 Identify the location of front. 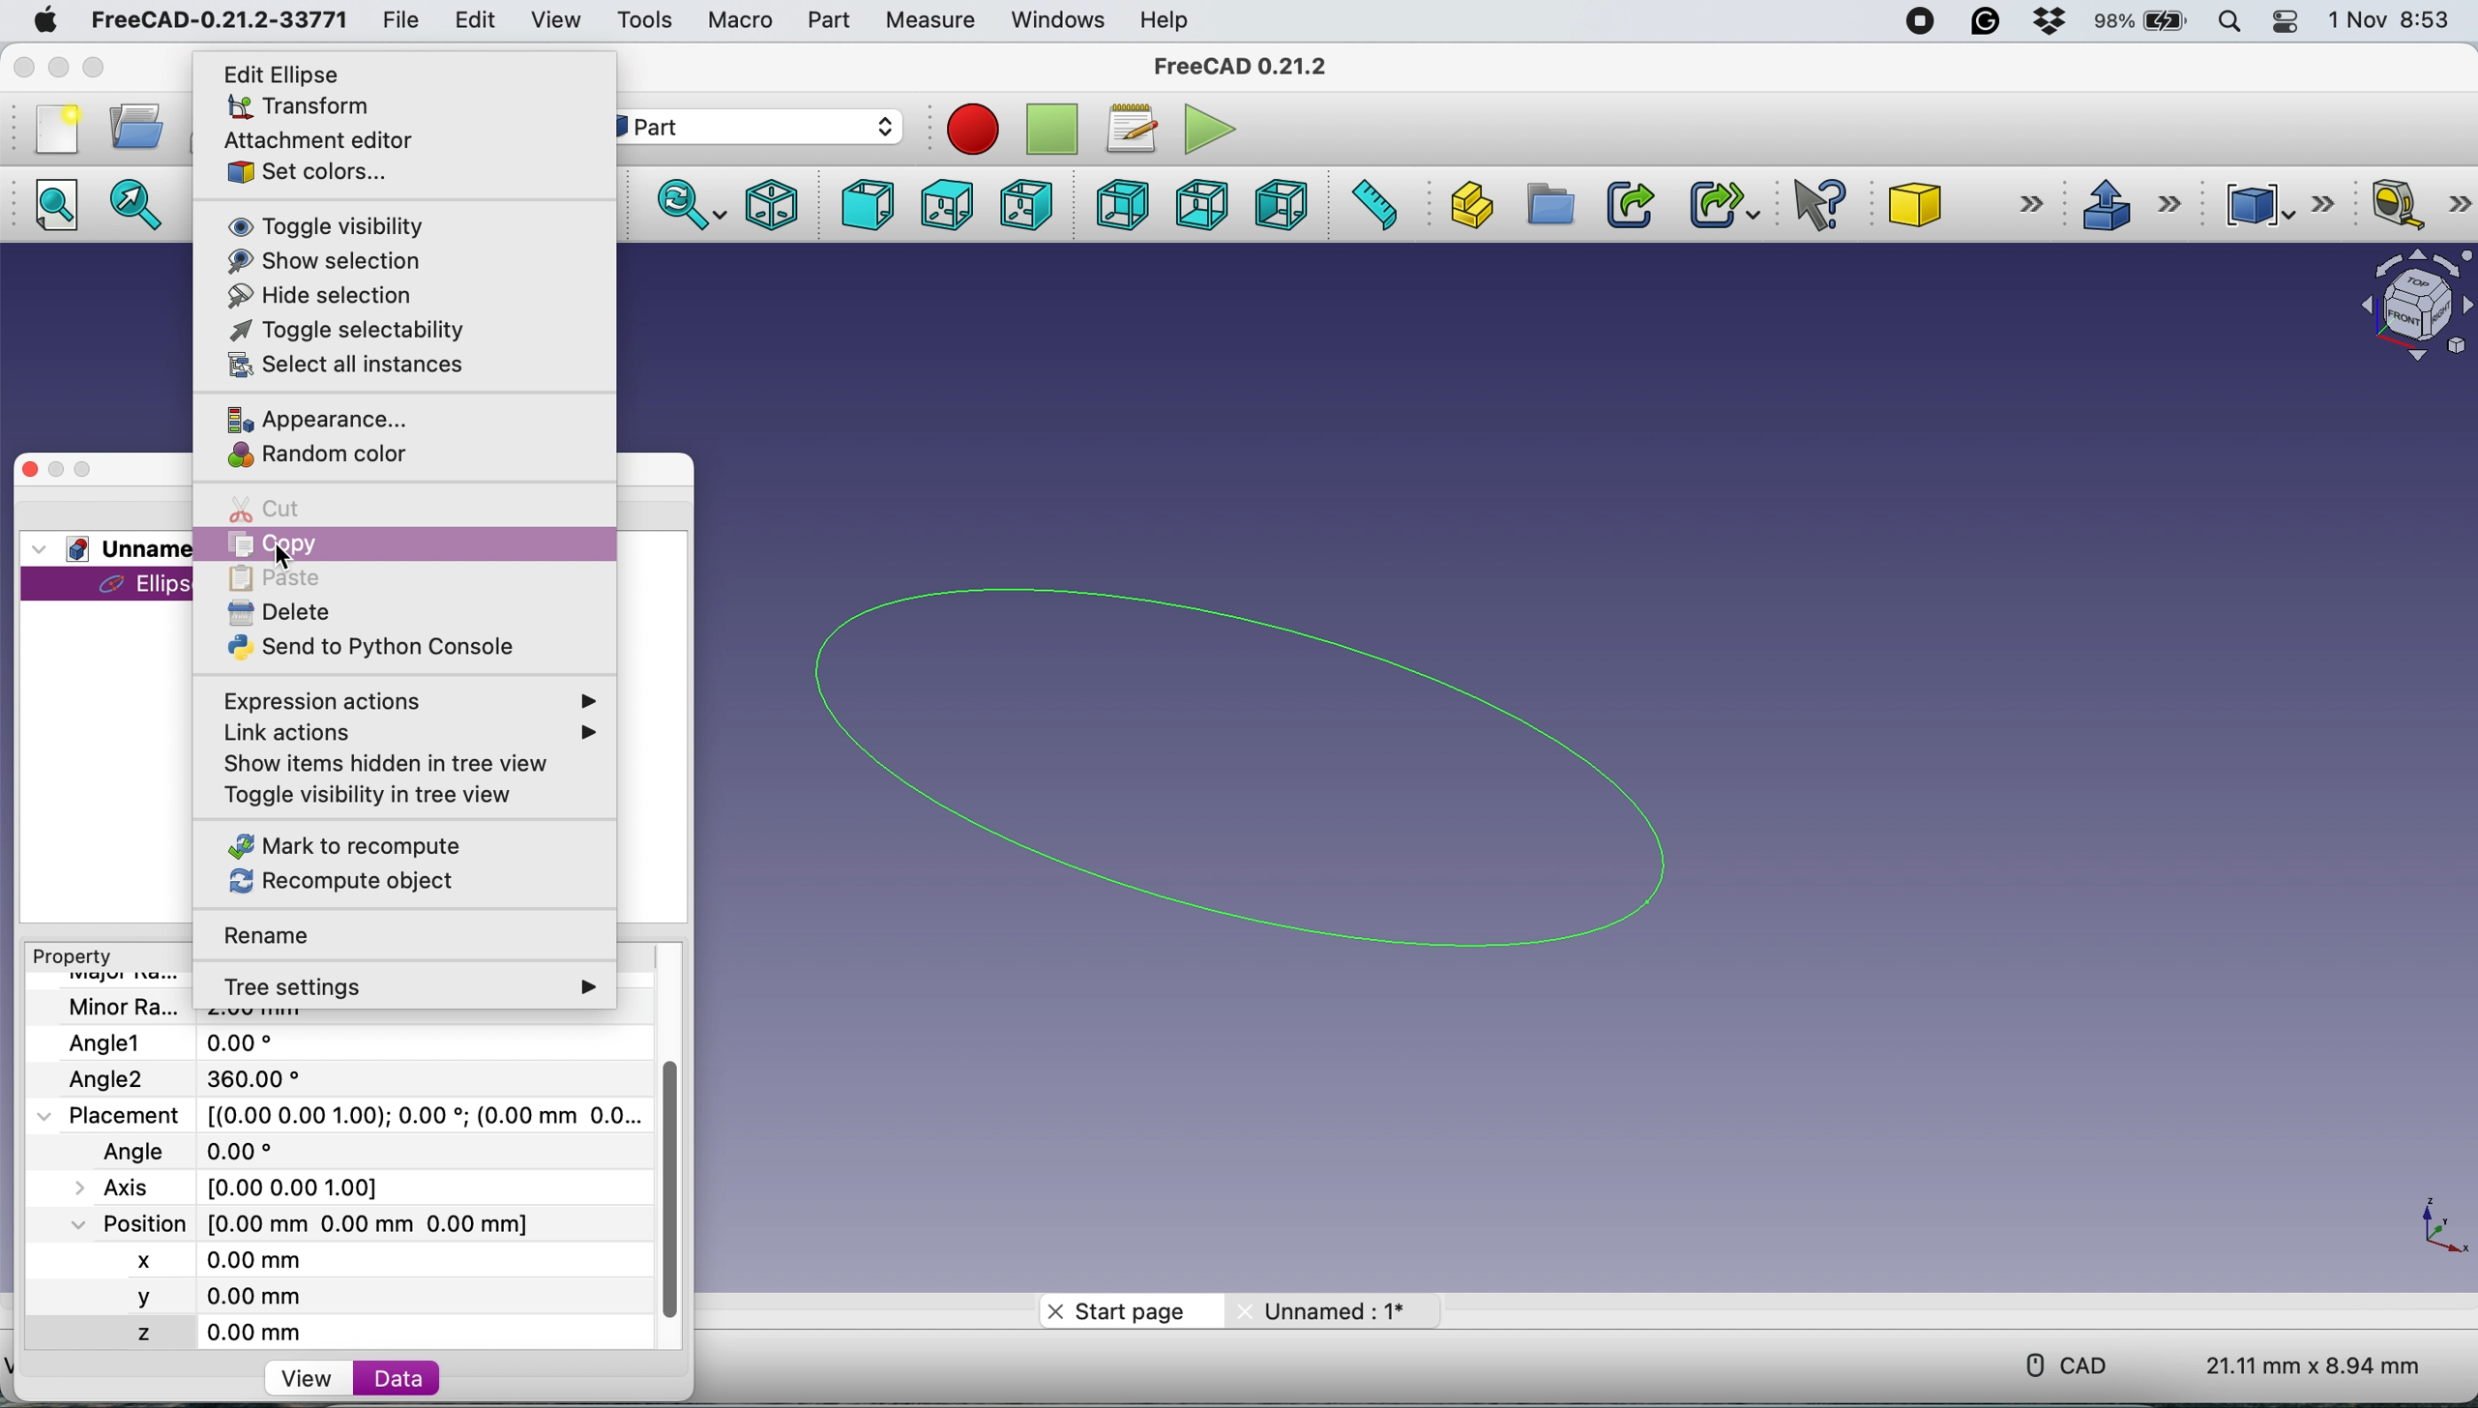
(870, 207).